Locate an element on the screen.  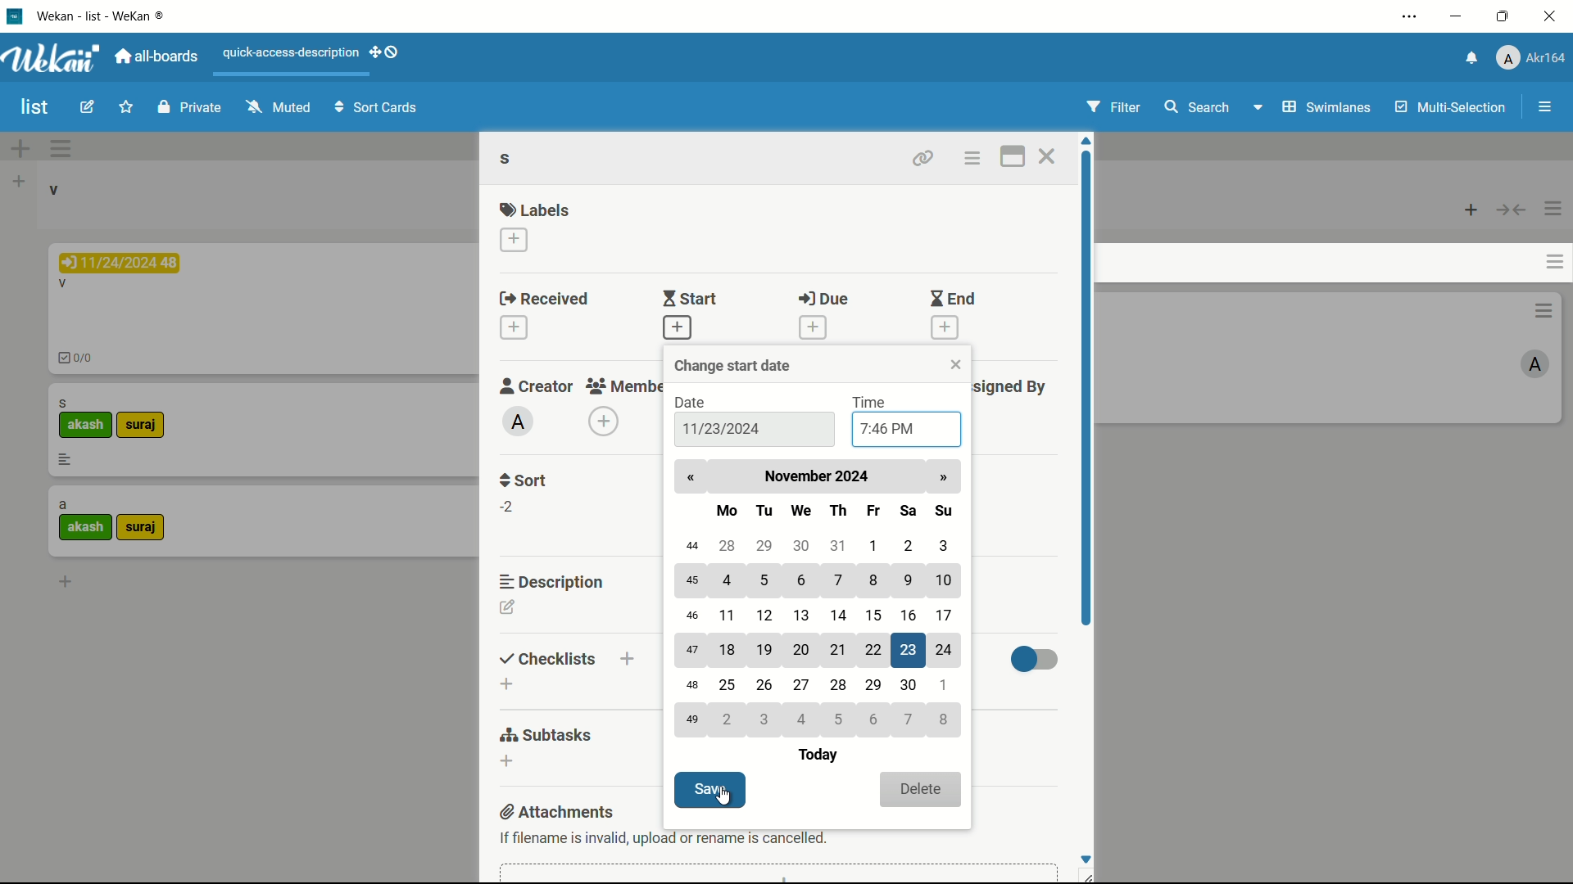
add list is located at coordinates (19, 183).